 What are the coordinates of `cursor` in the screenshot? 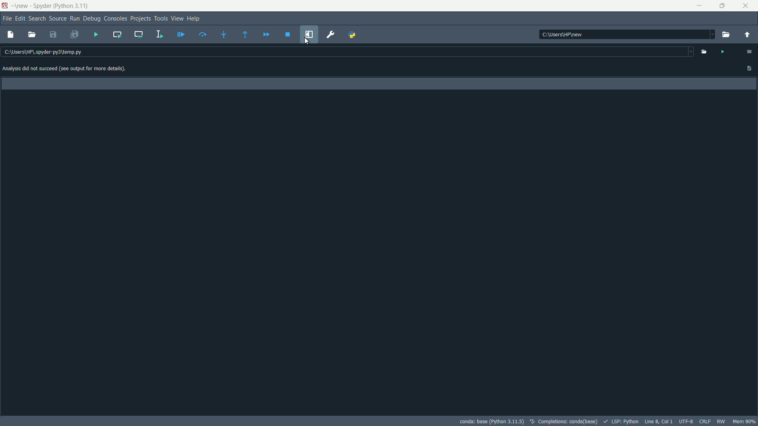 It's located at (308, 41).